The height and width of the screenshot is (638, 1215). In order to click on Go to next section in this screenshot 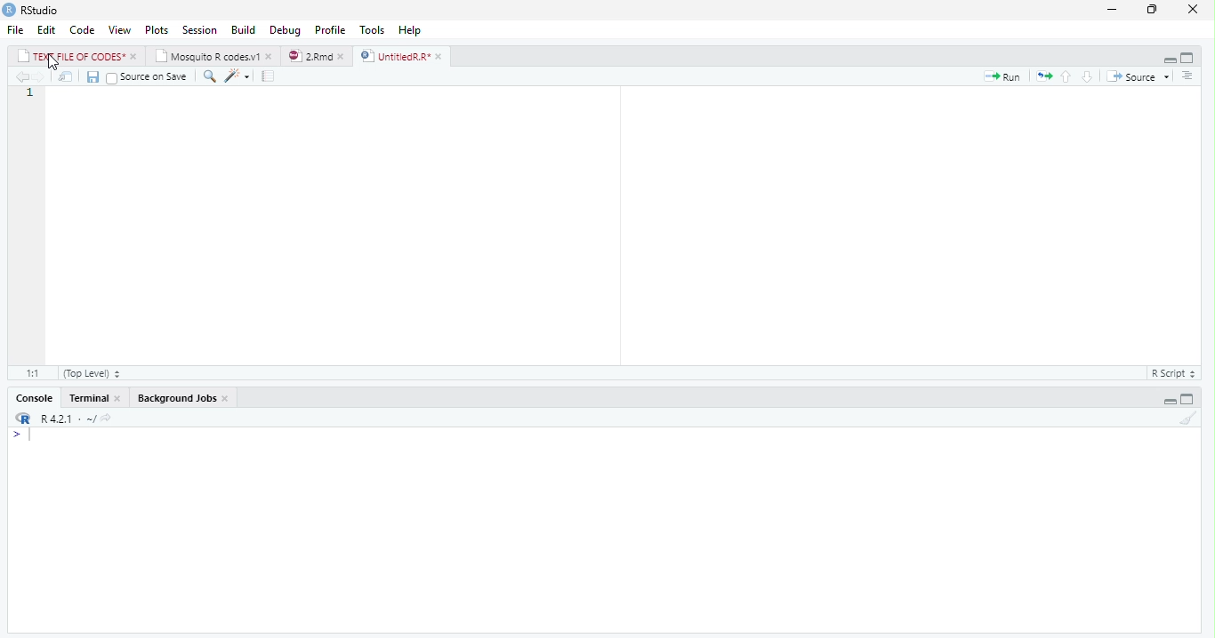, I will do `click(1087, 76)`.